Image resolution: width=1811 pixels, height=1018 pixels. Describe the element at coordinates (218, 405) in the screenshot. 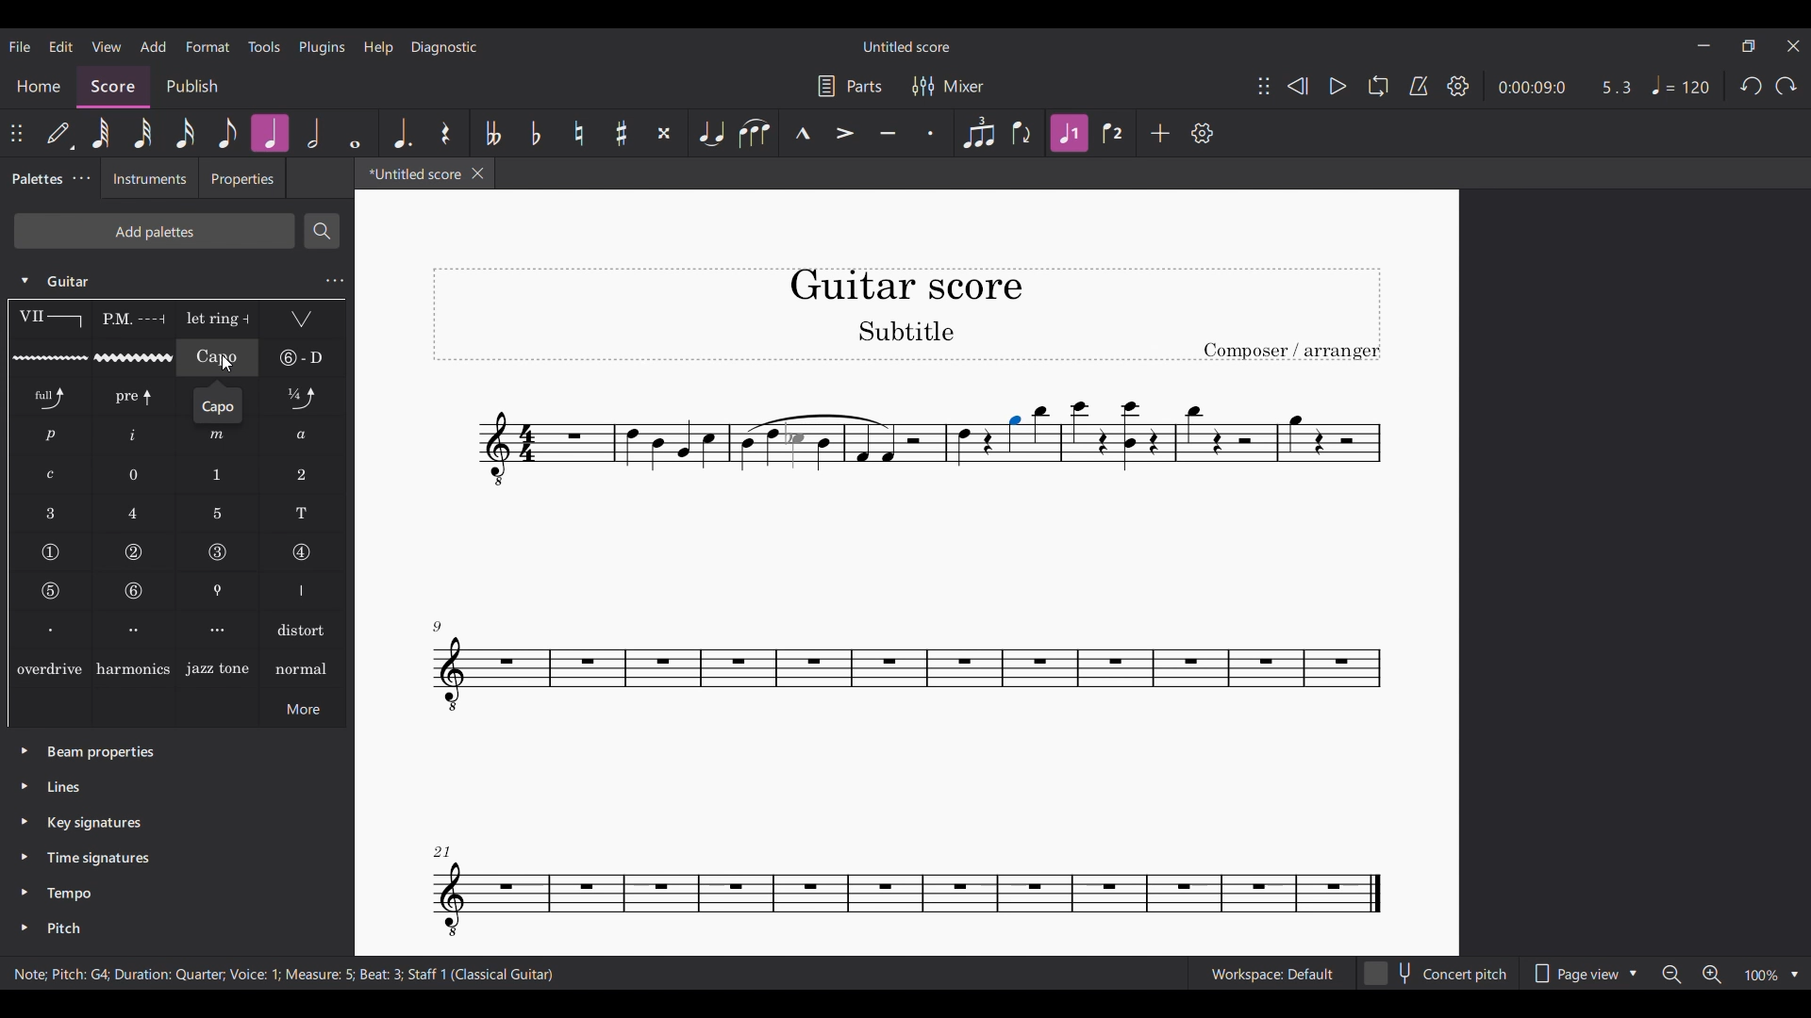

I see `Description of current selection` at that location.